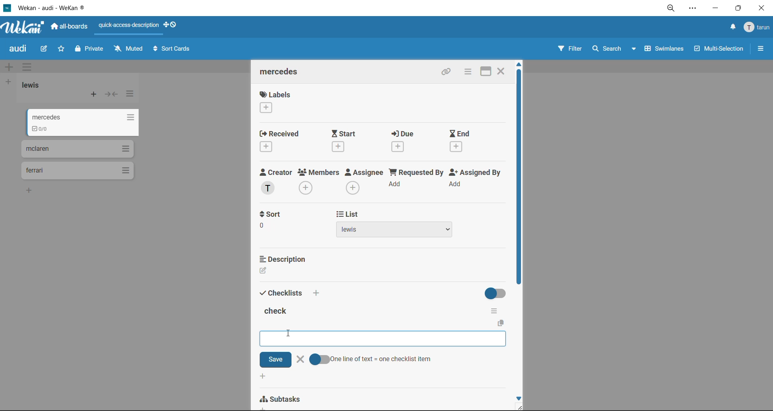 The height and width of the screenshot is (411, 773). Describe the element at coordinates (277, 312) in the screenshot. I see `checklist title` at that location.